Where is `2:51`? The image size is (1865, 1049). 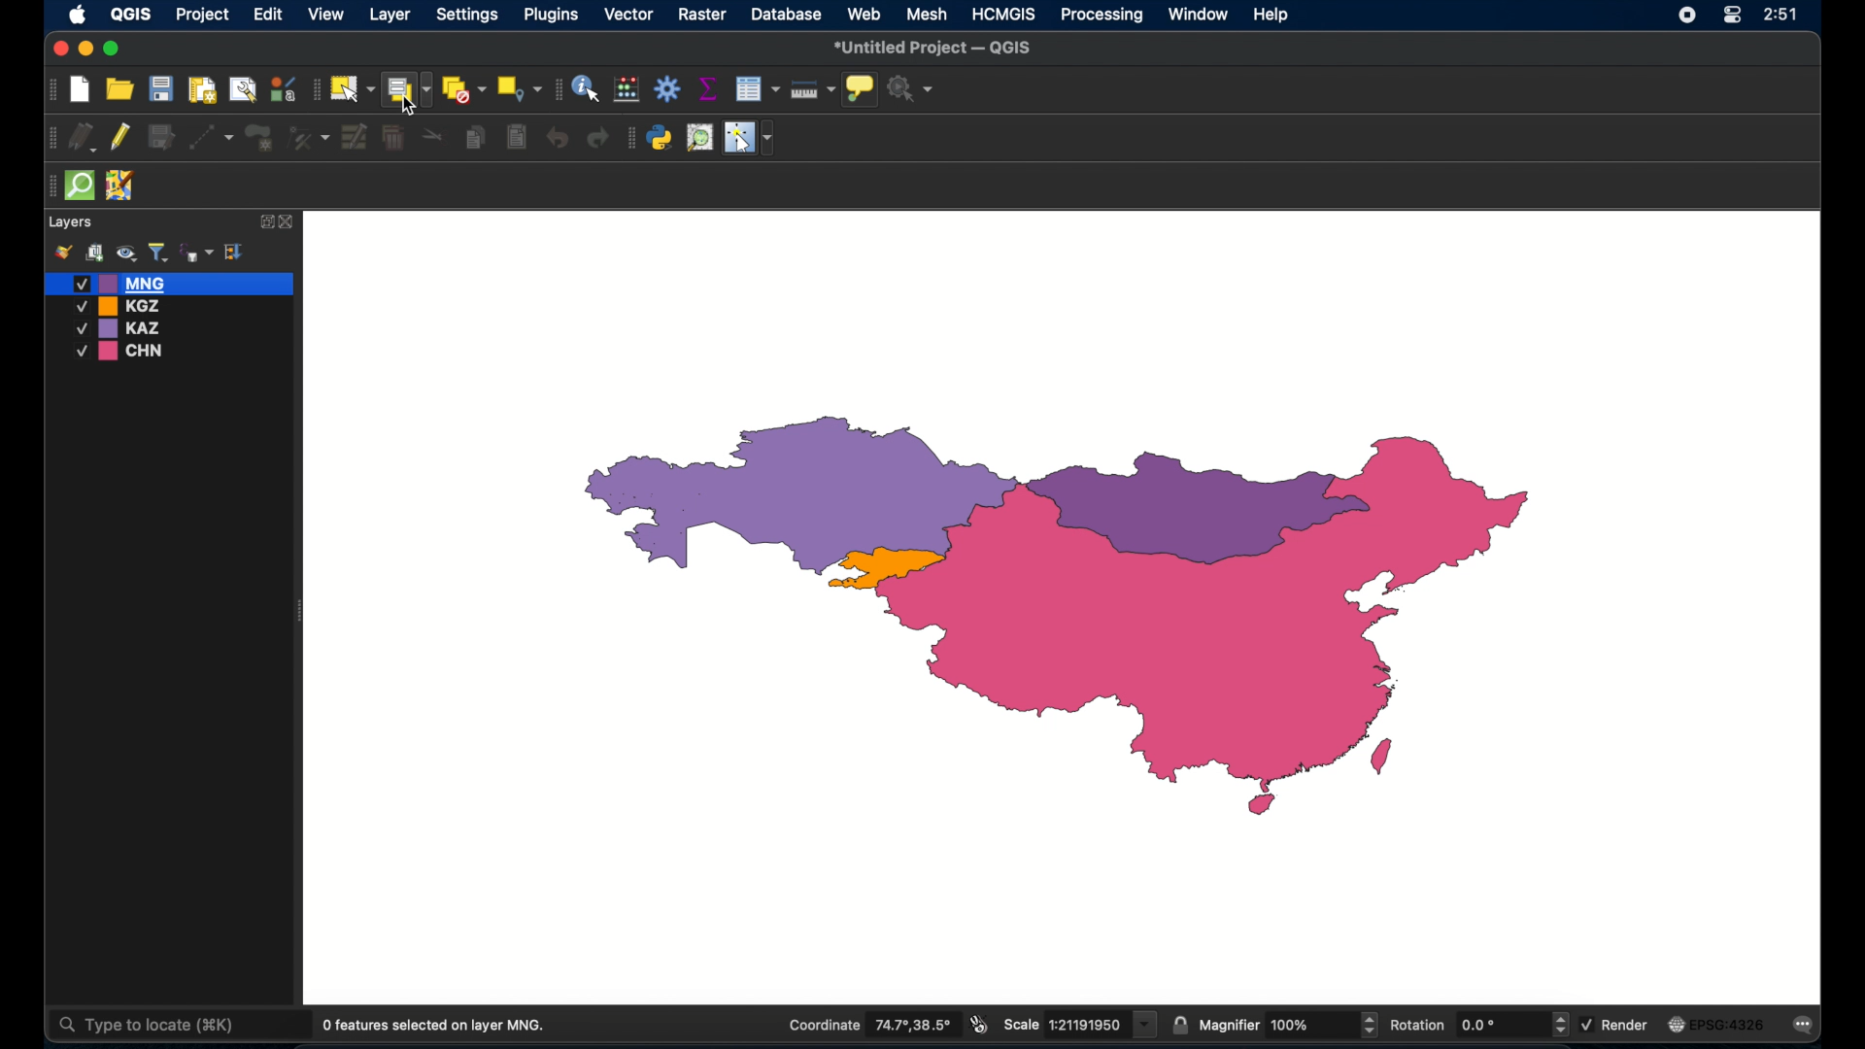
2:51 is located at coordinates (1780, 16).